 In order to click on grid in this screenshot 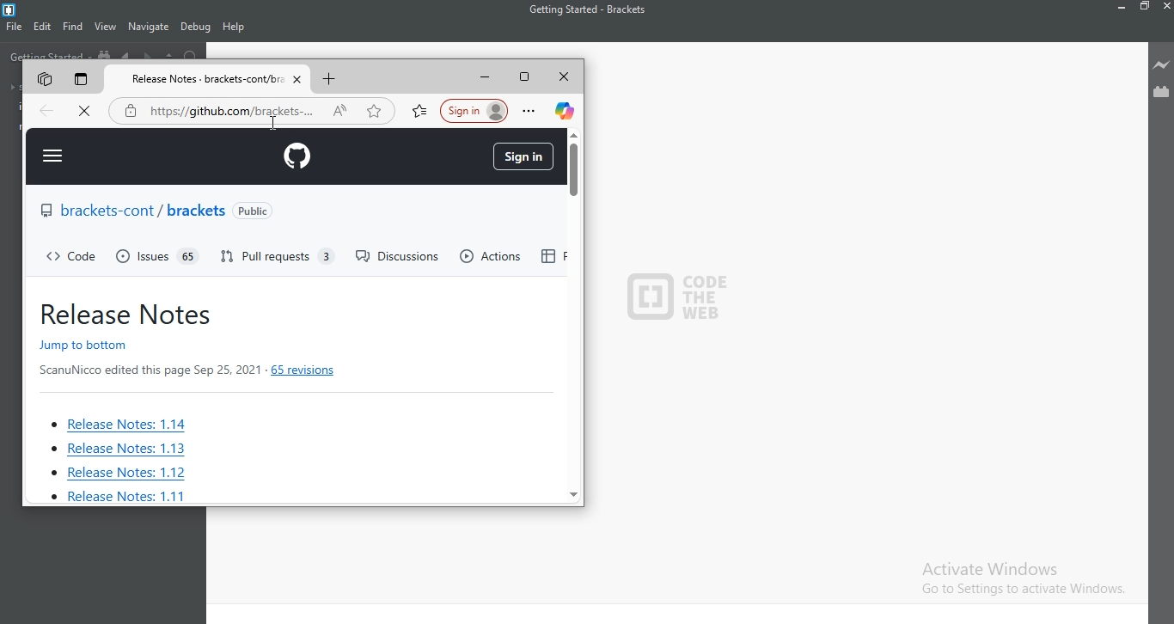, I will do `click(547, 258)`.